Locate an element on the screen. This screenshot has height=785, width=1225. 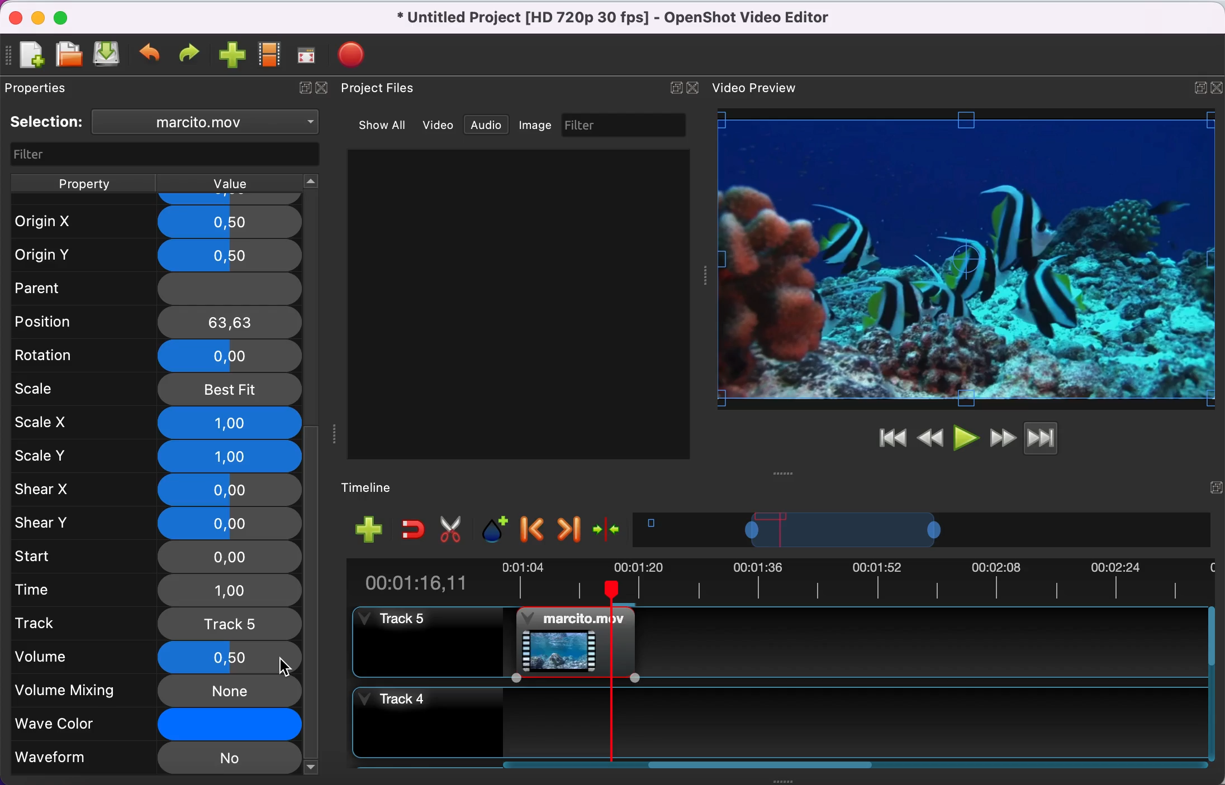
expand/hide is located at coordinates (673, 87).